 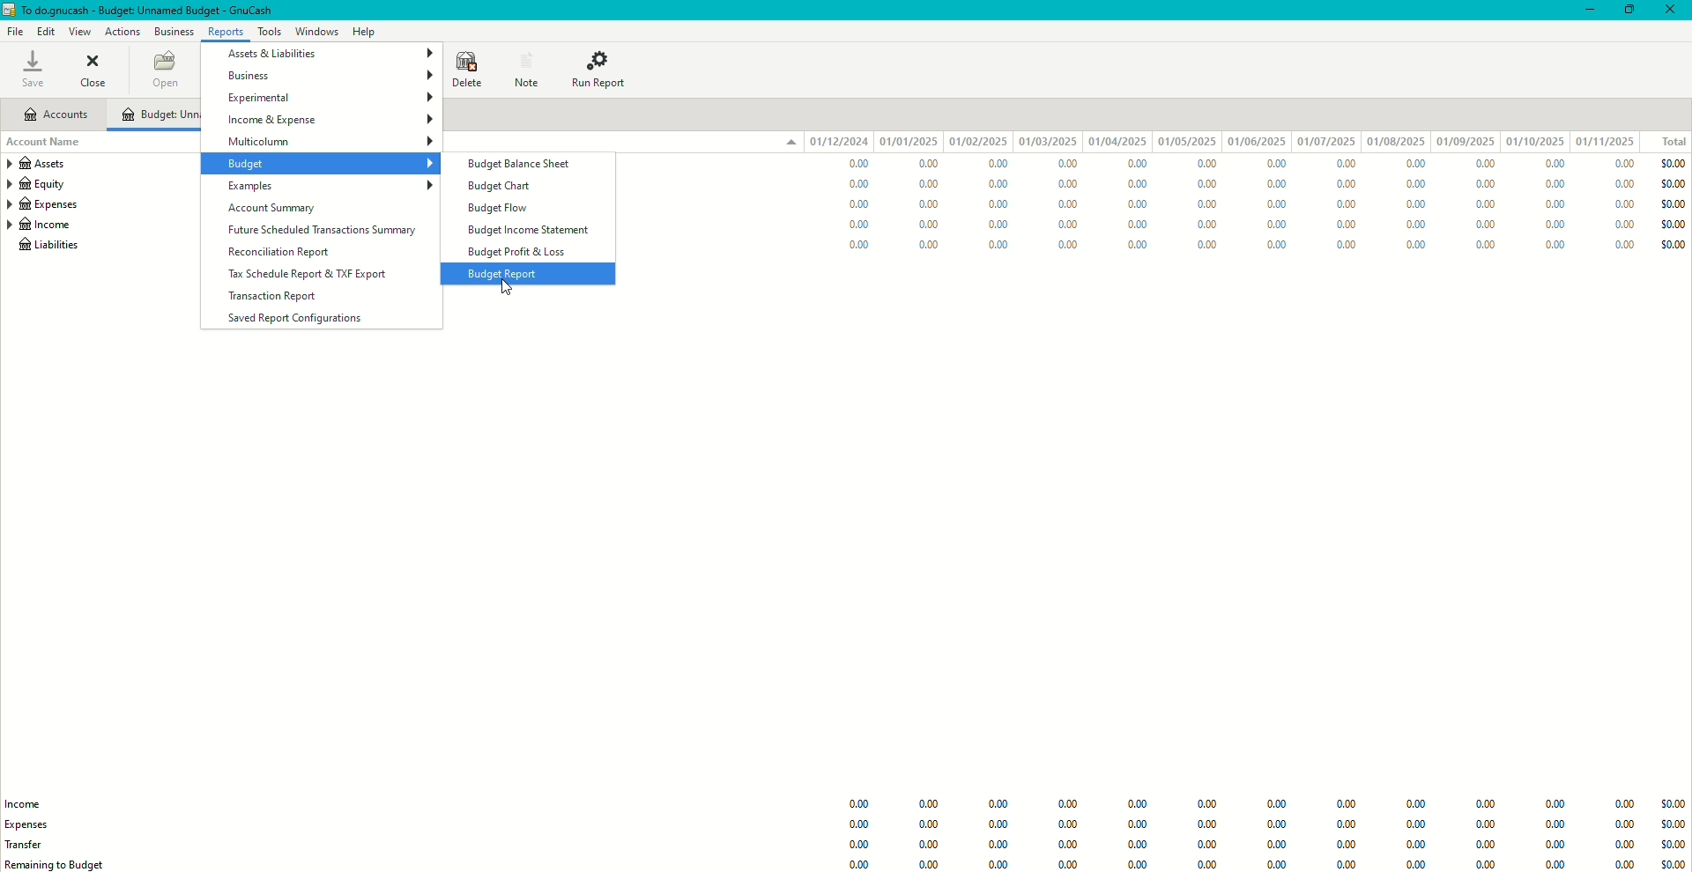 What do you see at coordinates (999, 242) in the screenshot?
I see `0.00` at bounding box center [999, 242].